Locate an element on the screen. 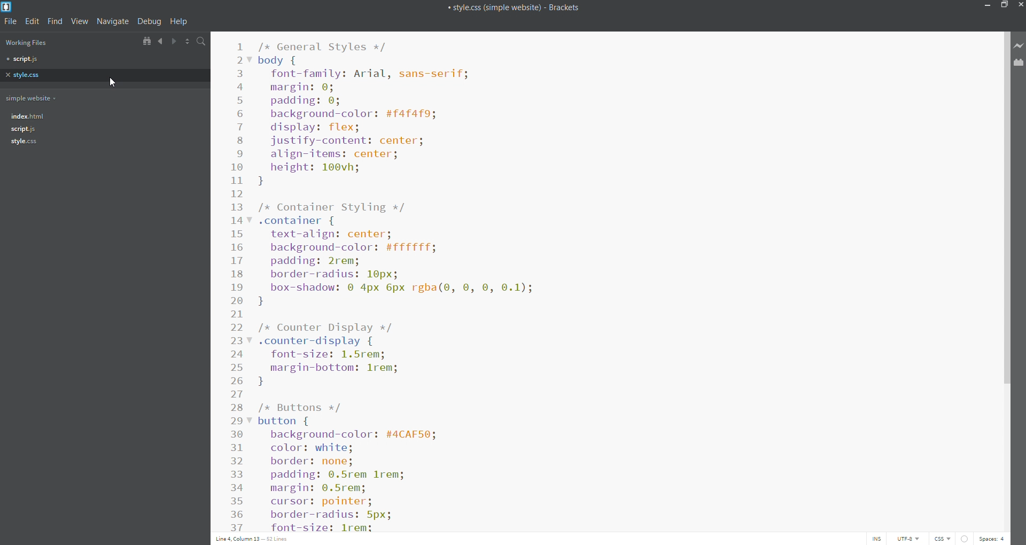 The height and width of the screenshot is (545, 1026). cursor is located at coordinates (114, 82).